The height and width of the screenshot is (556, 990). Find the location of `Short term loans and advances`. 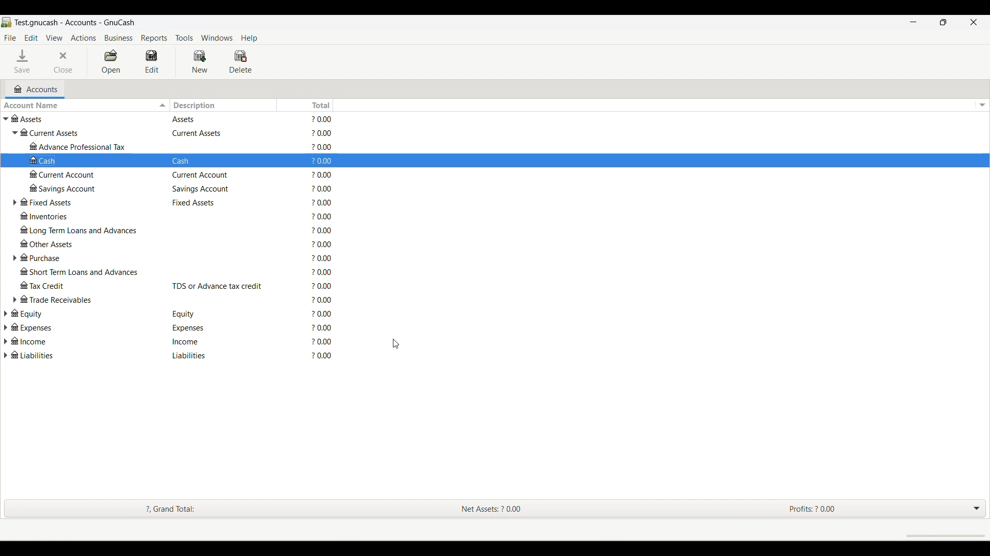

Short term loans and advances is located at coordinates (87, 271).